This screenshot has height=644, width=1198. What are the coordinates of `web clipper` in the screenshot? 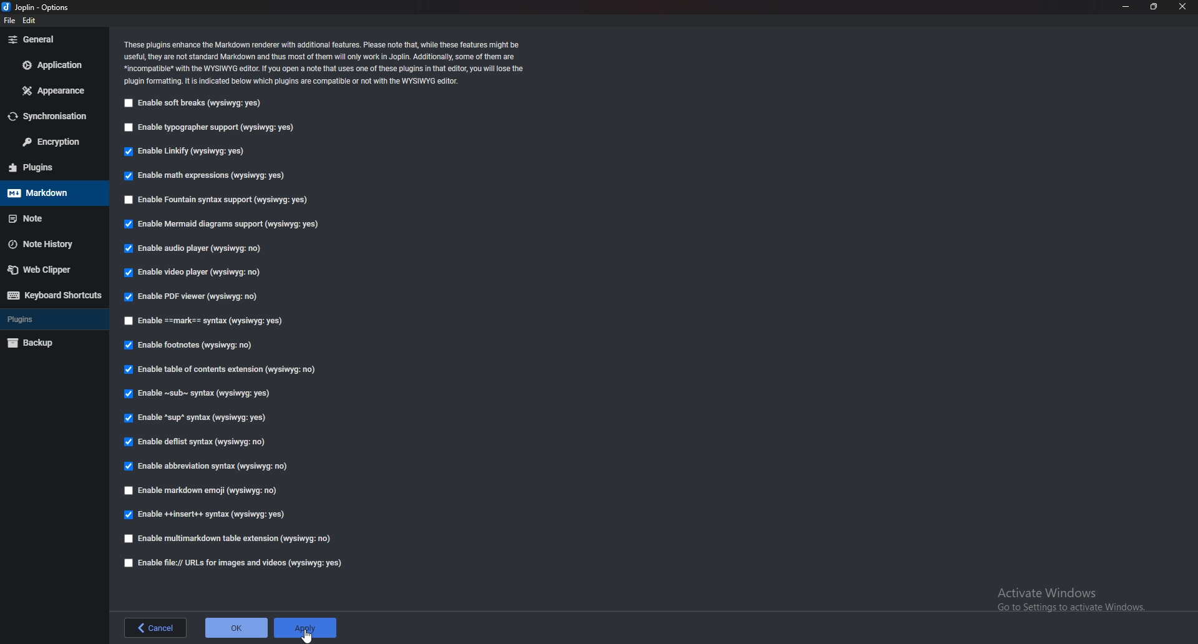 It's located at (52, 269).